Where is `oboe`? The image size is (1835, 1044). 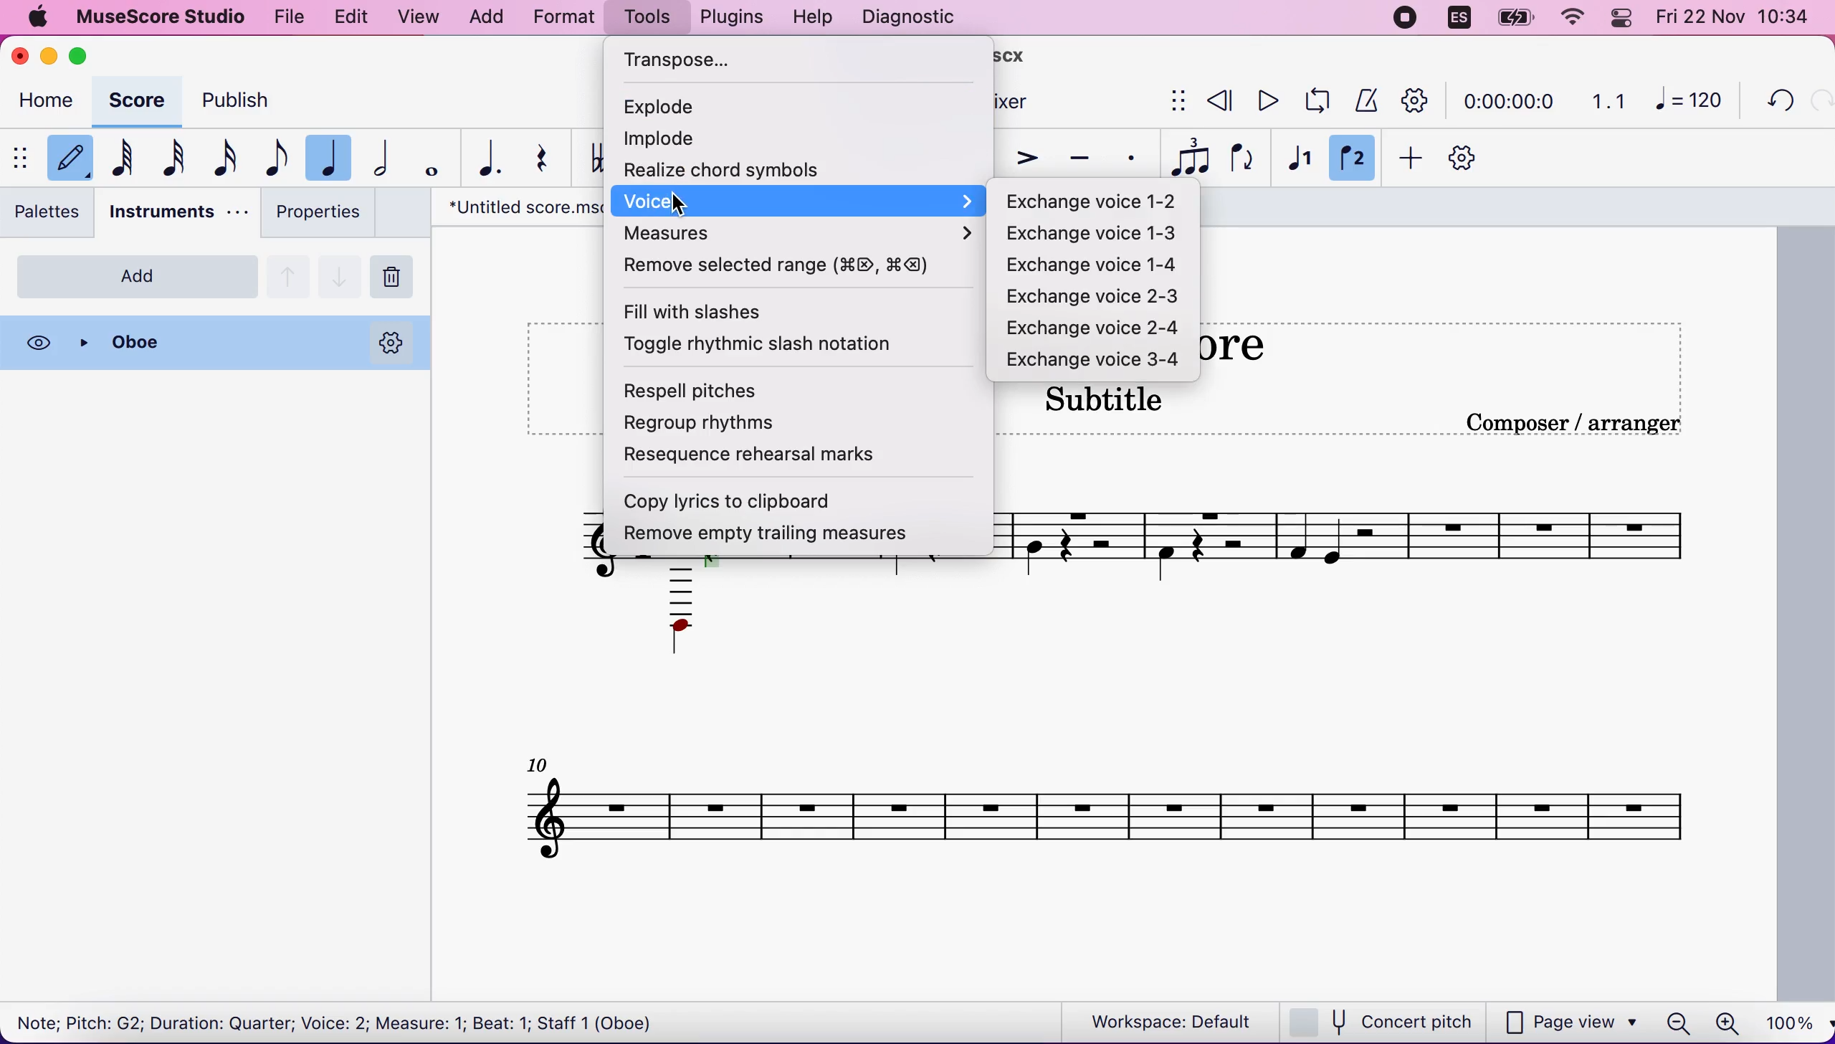 oboe is located at coordinates (208, 342).